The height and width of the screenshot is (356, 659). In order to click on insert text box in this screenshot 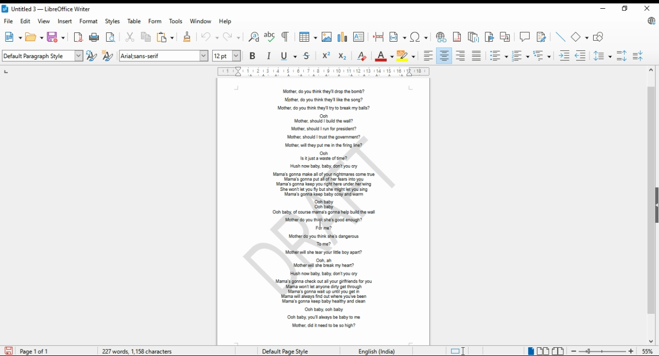, I will do `click(359, 37)`.